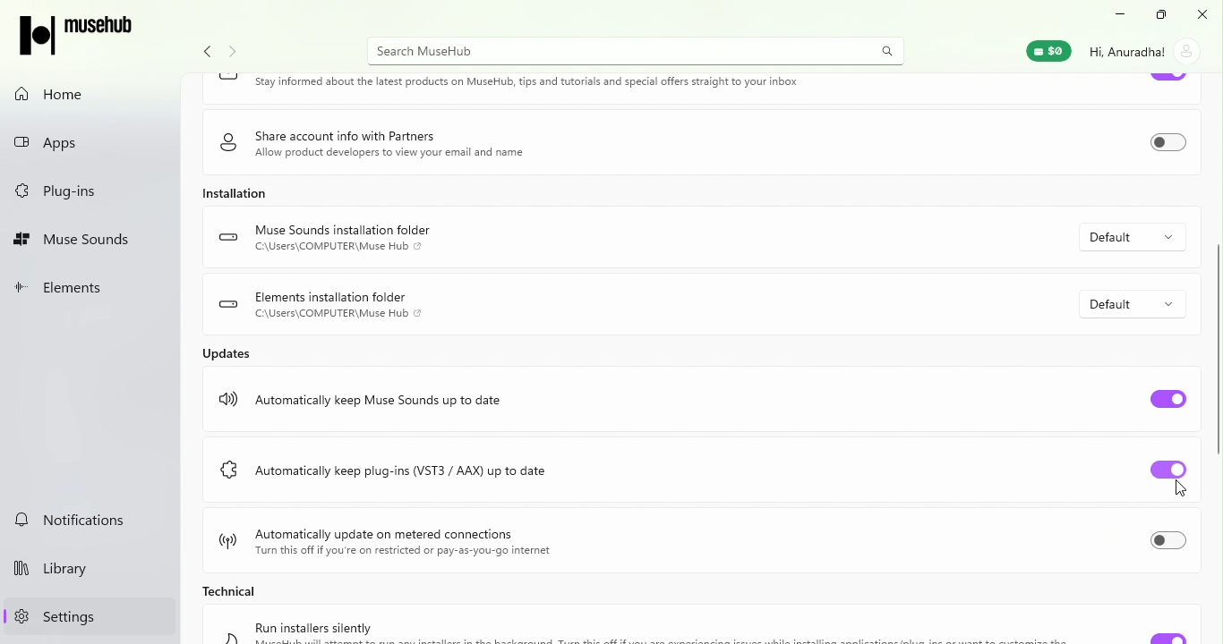 Image resolution: width=1223 pixels, height=644 pixels. I want to click on Toggle, so click(1167, 539).